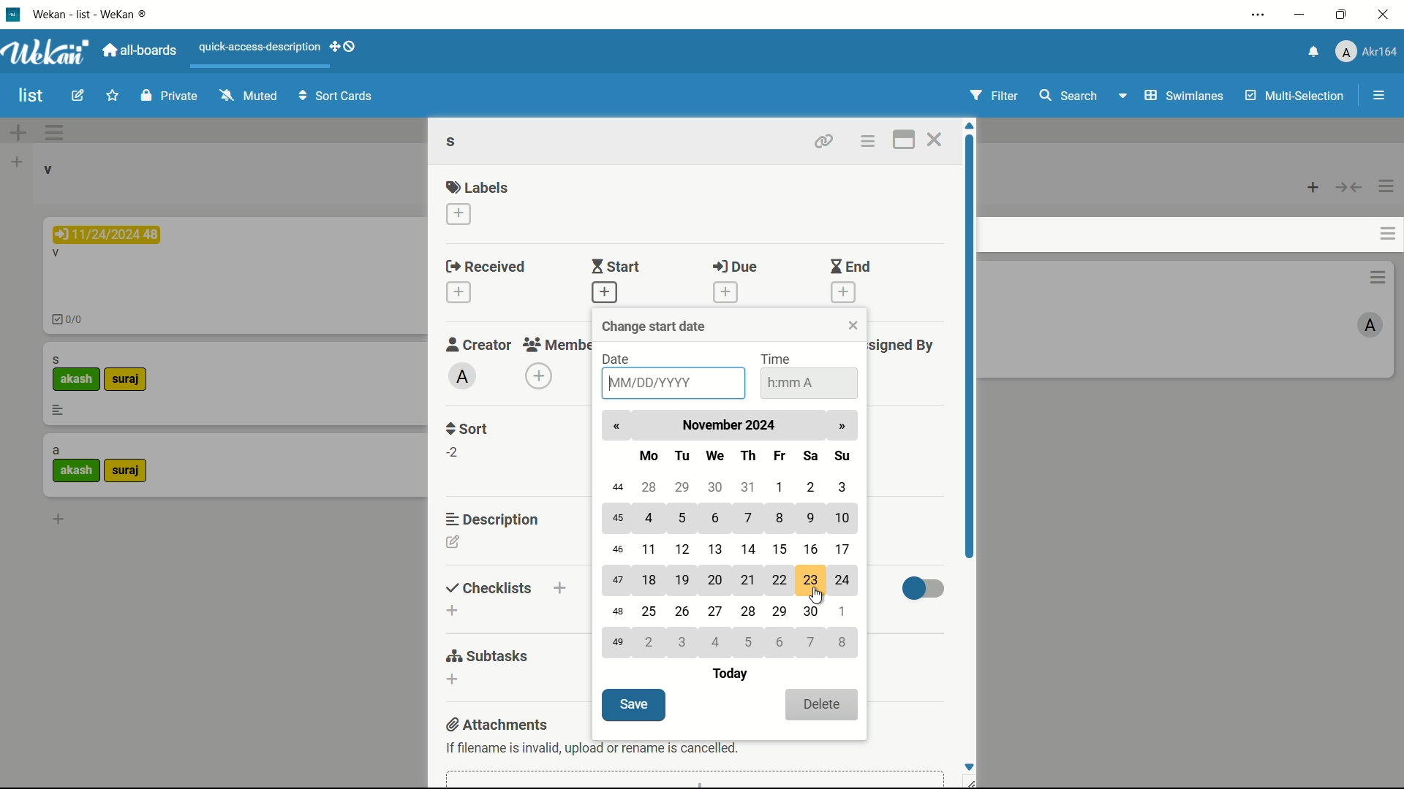 Image resolution: width=1404 pixels, height=789 pixels. I want to click on collapse, so click(1348, 188).